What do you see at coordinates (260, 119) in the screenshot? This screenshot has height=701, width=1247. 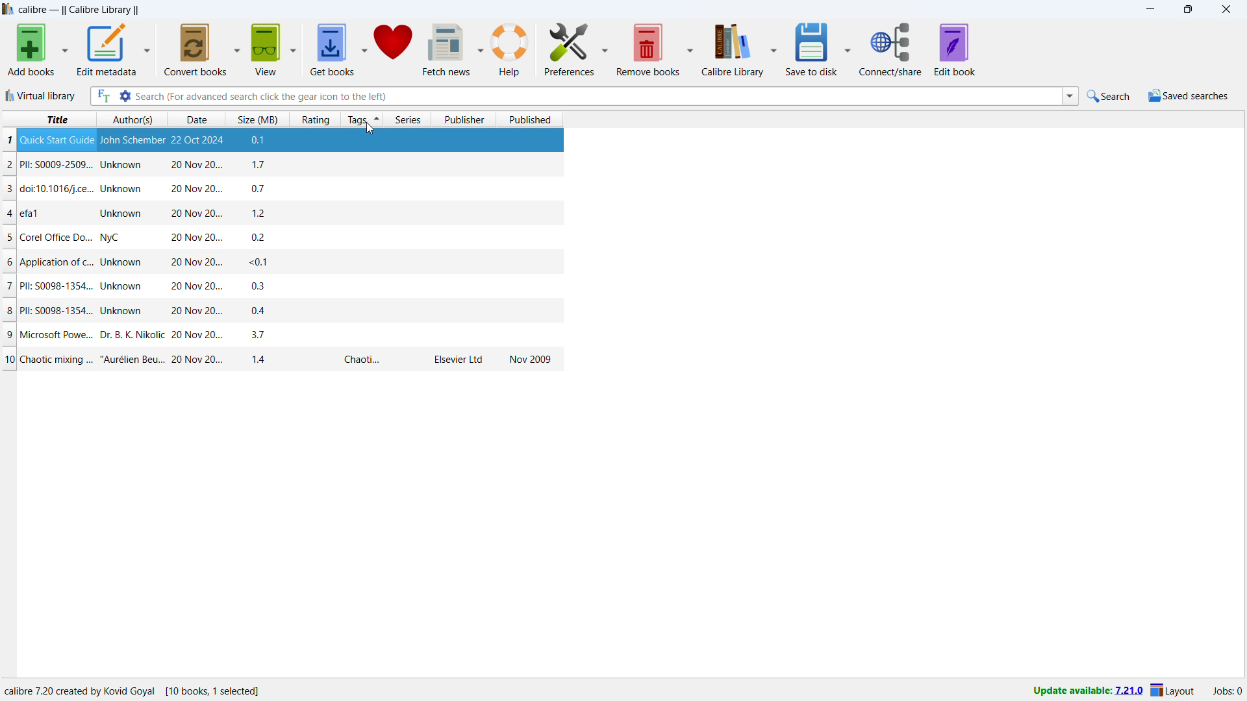 I see `sort by size` at bounding box center [260, 119].